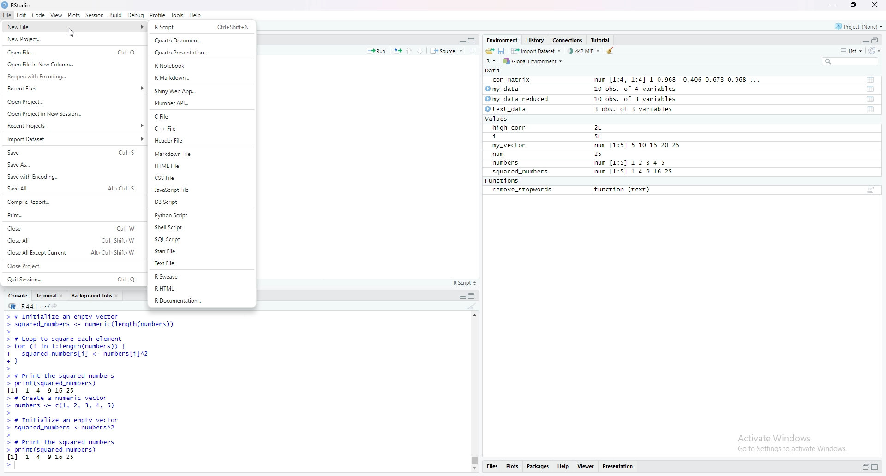  I want to click on Shell Script, so click(200, 227).